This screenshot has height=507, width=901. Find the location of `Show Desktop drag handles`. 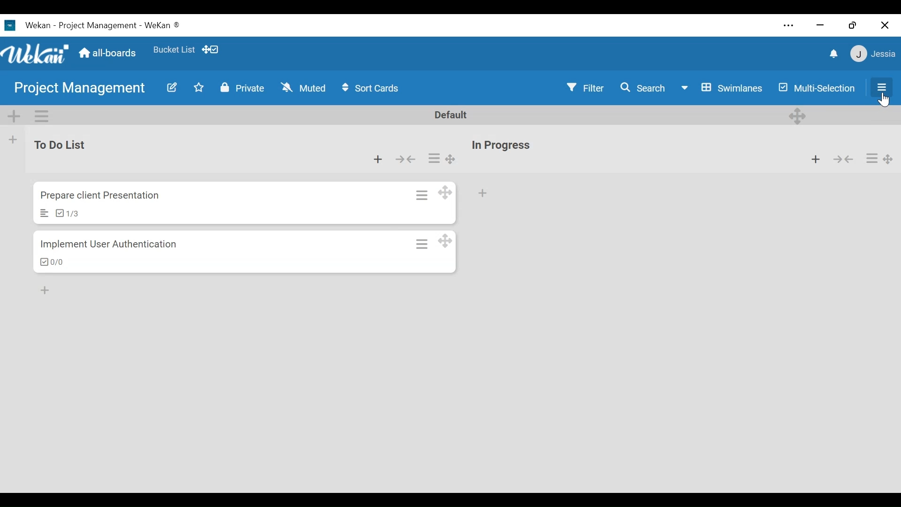

Show Desktop drag handles is located at coordinates (213, 50).